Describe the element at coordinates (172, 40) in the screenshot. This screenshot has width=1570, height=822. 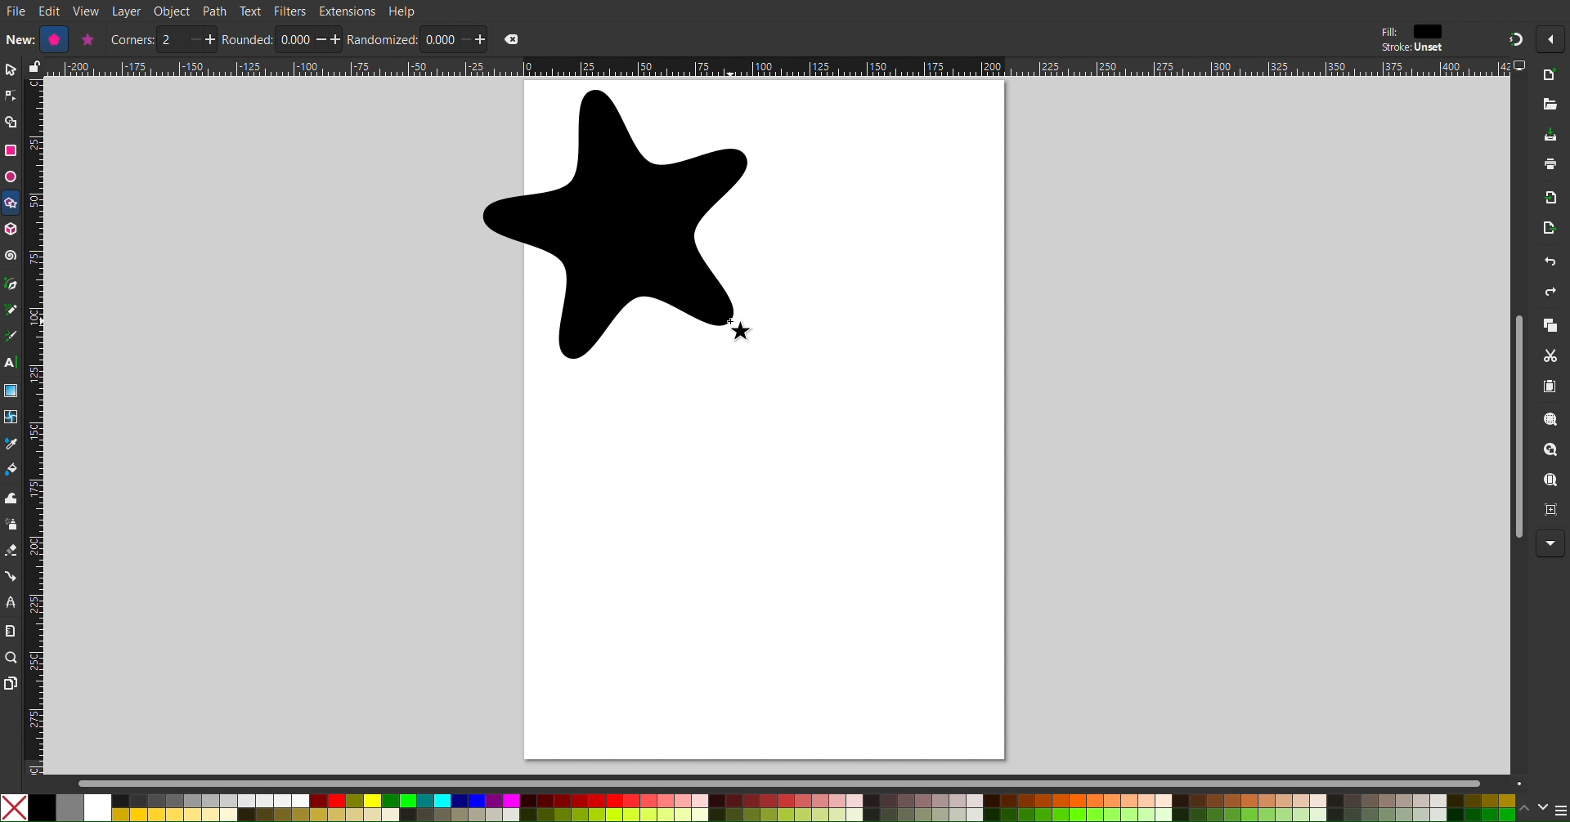
I see `2` at that location.